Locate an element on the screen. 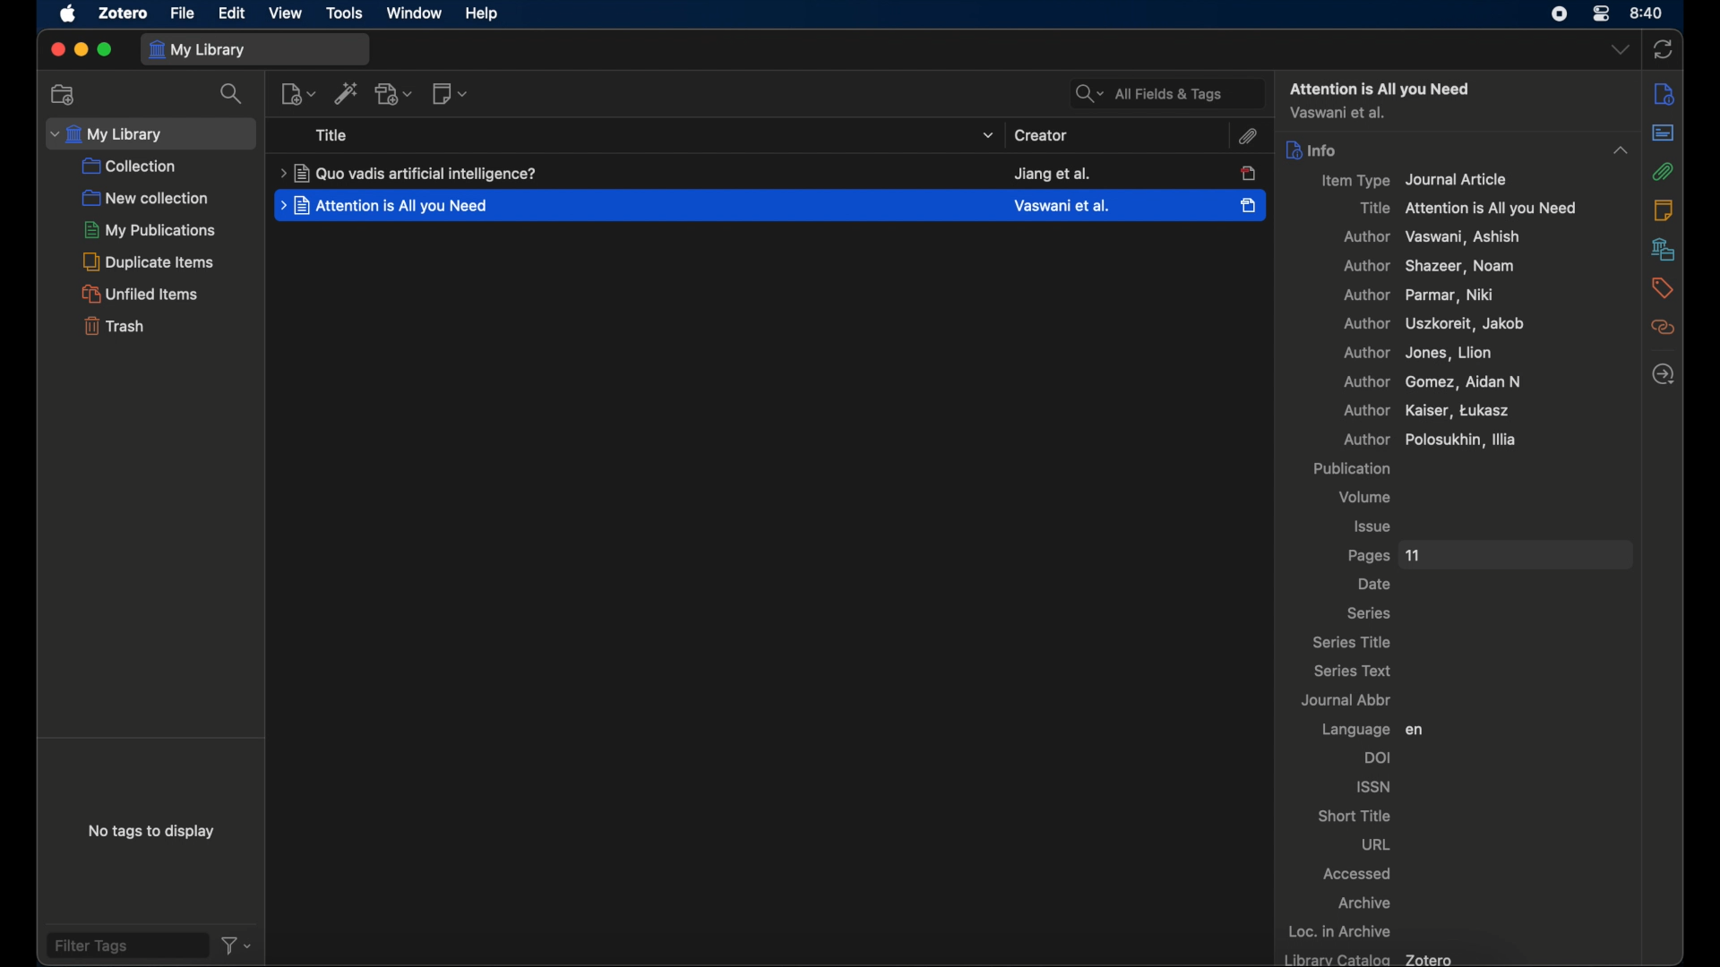  window is located at coordinates (411, 13).